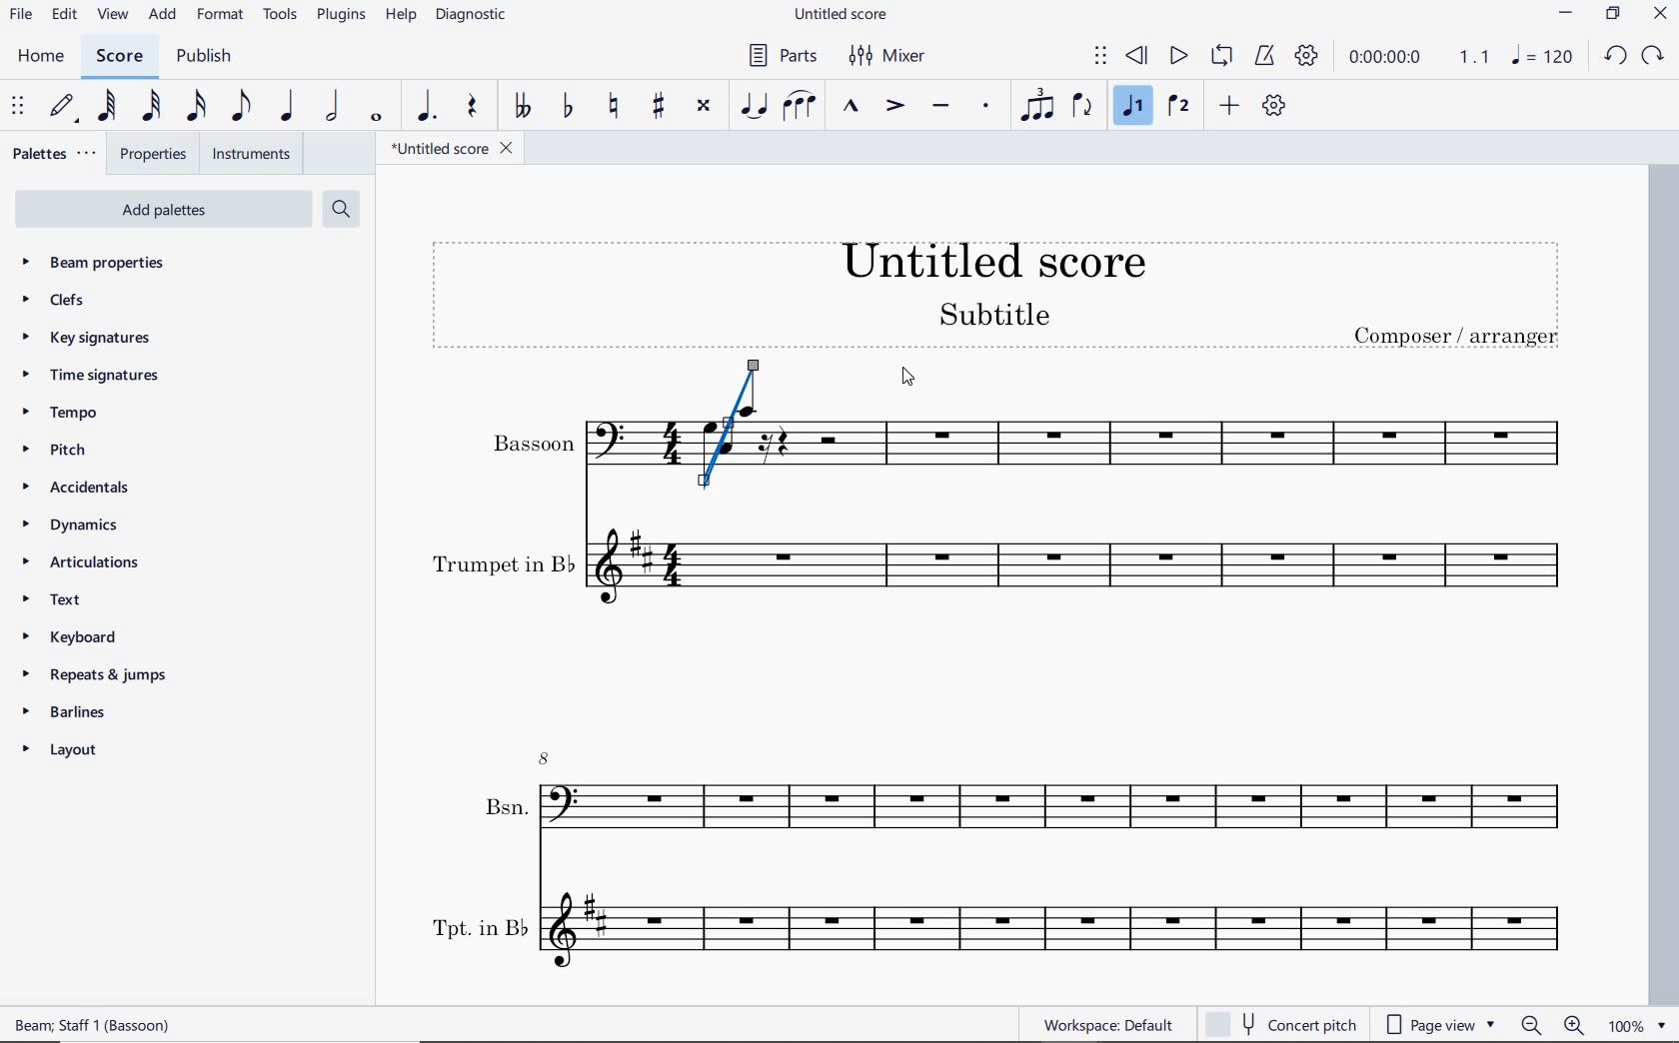  I want to click on clefs, so click(54, 300).